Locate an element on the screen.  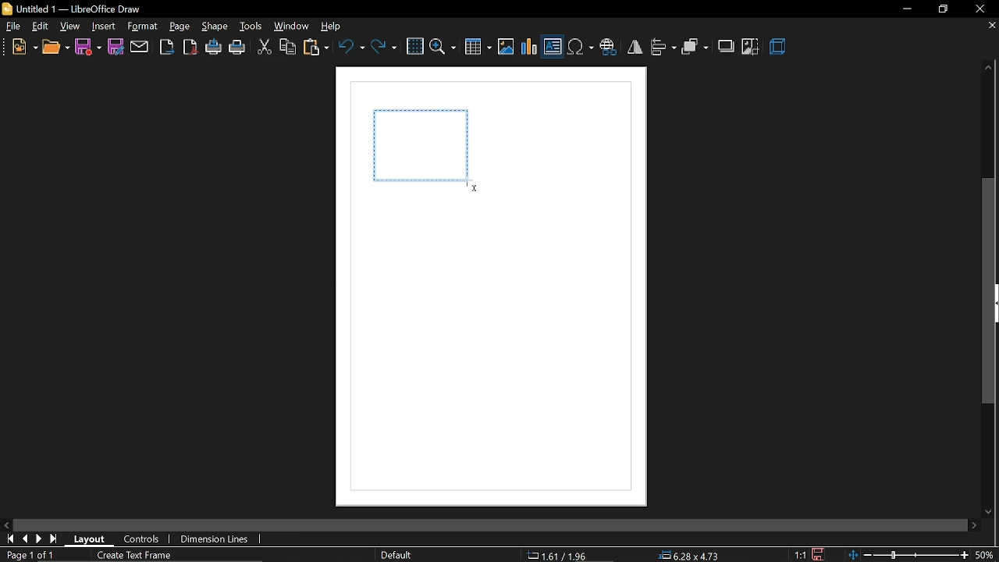
shadow is located at coordinates (727, 45).